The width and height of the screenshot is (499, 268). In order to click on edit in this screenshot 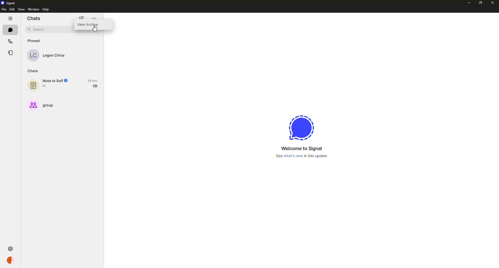, I will do `click(12, 9)`.